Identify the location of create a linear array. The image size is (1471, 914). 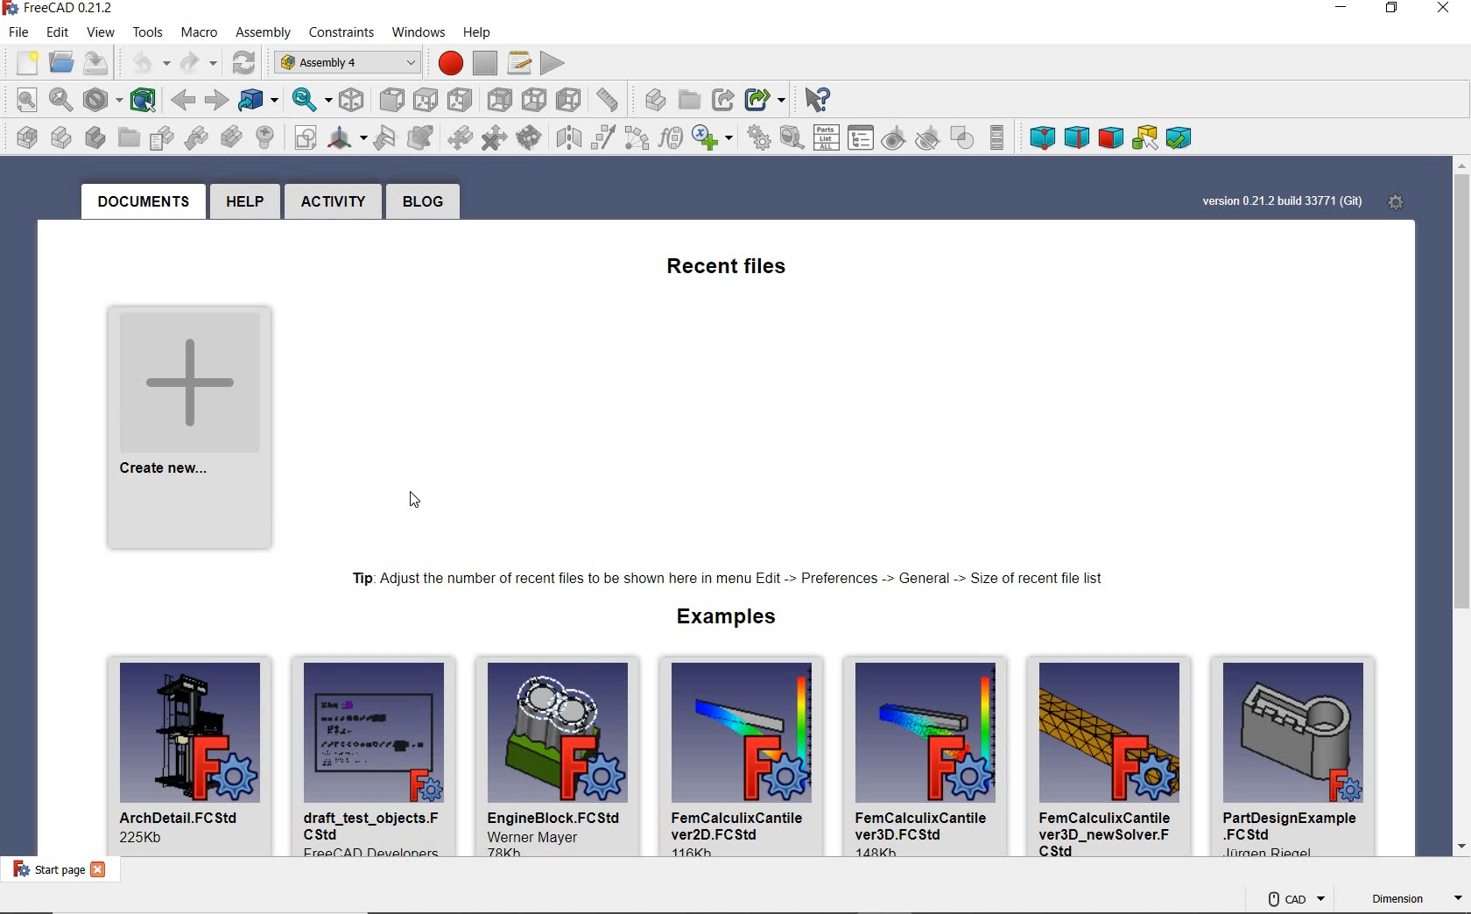
(567, 137).